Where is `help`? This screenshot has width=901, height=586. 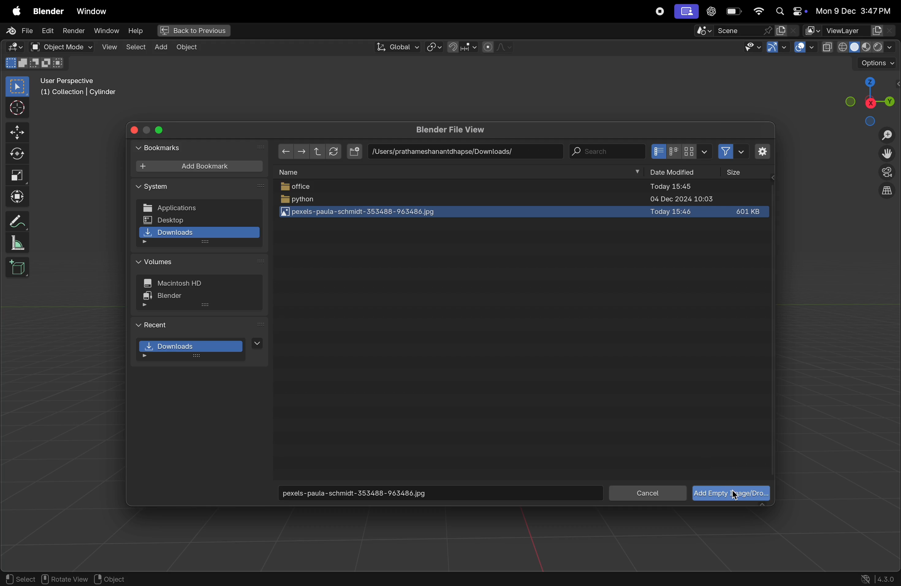
help is located at coordinates (136, 30).